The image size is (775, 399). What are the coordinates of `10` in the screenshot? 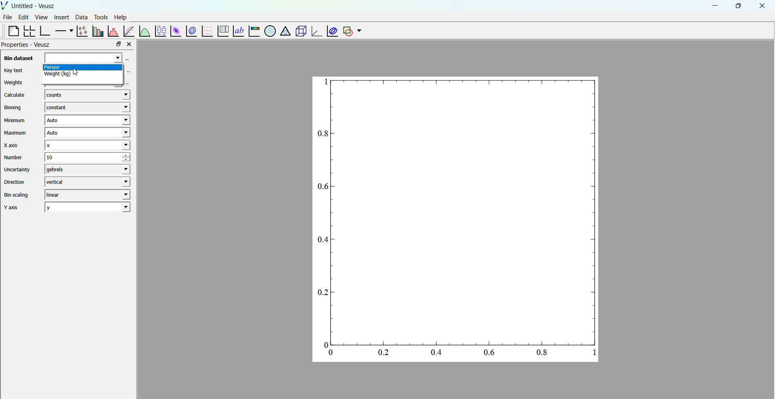 It's located at (76, 157).